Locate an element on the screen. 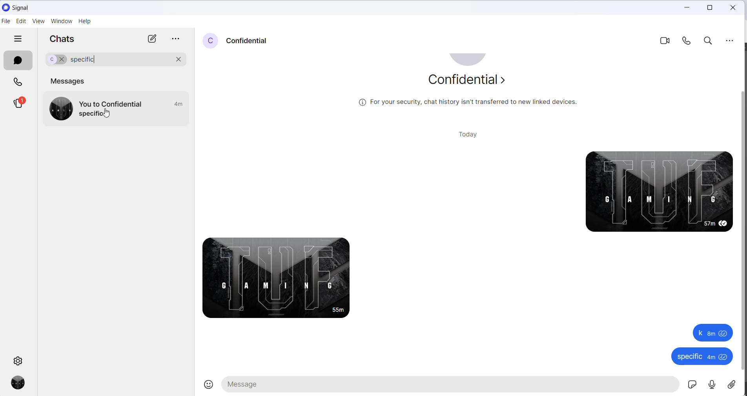  help is located at coordinates (85, 22).